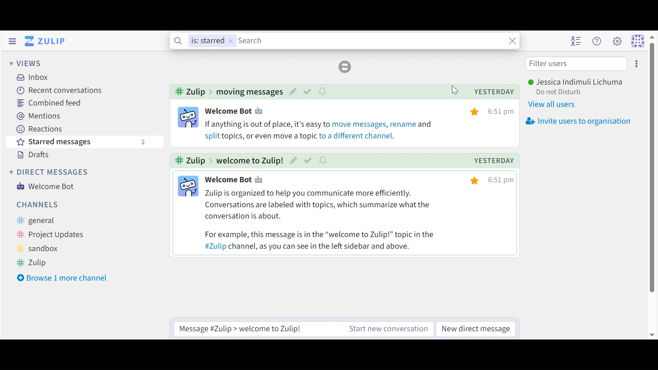 The height and width of the screenshot is (370, 658). I want to click on Set Status, so click(561, 92).